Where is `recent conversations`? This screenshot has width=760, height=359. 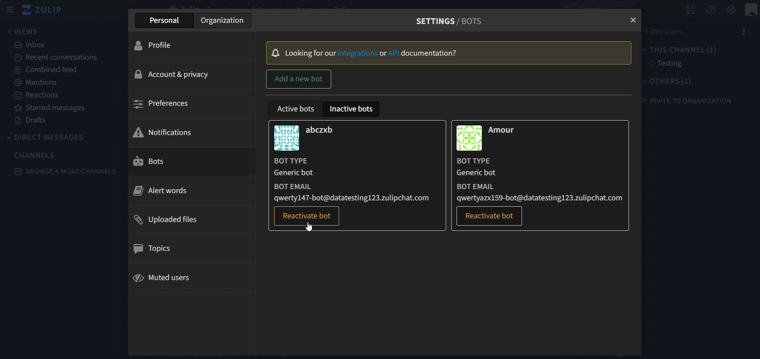 recent conversations is located at coordinates (62, 57).